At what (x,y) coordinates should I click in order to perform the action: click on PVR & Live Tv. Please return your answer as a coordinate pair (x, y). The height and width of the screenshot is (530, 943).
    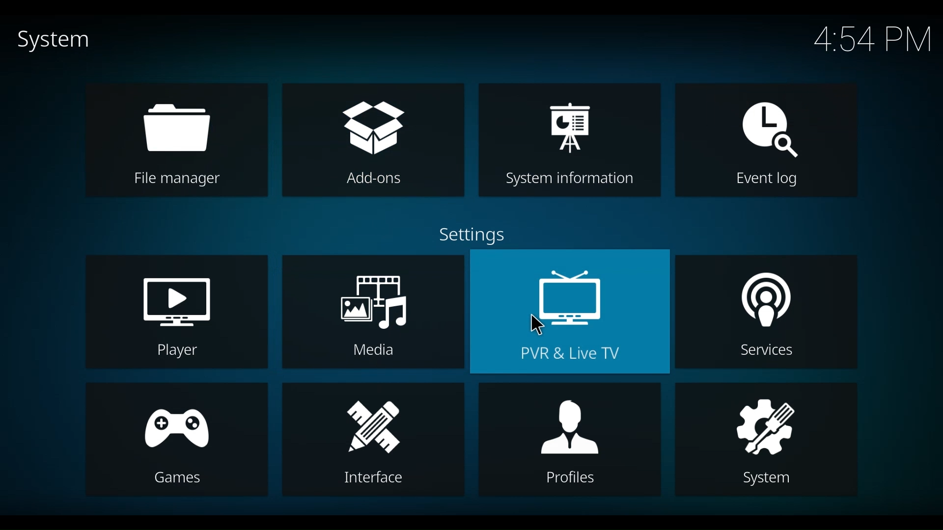
    Looking at the image, I should click on (569, 311).